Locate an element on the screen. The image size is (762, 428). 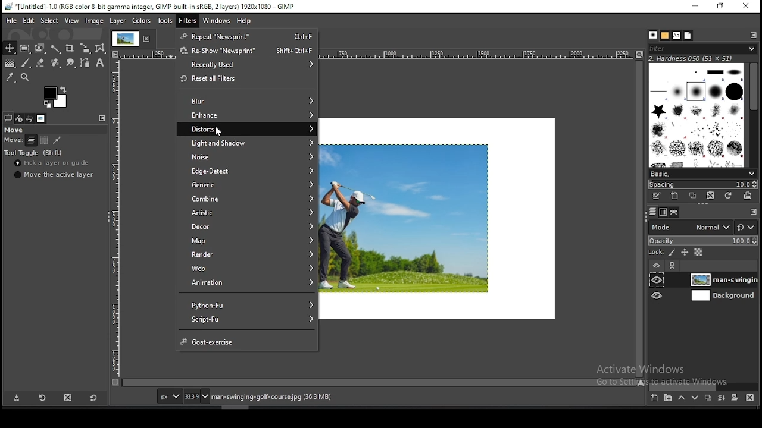
scroll bar is located at coordinates (702, 386).